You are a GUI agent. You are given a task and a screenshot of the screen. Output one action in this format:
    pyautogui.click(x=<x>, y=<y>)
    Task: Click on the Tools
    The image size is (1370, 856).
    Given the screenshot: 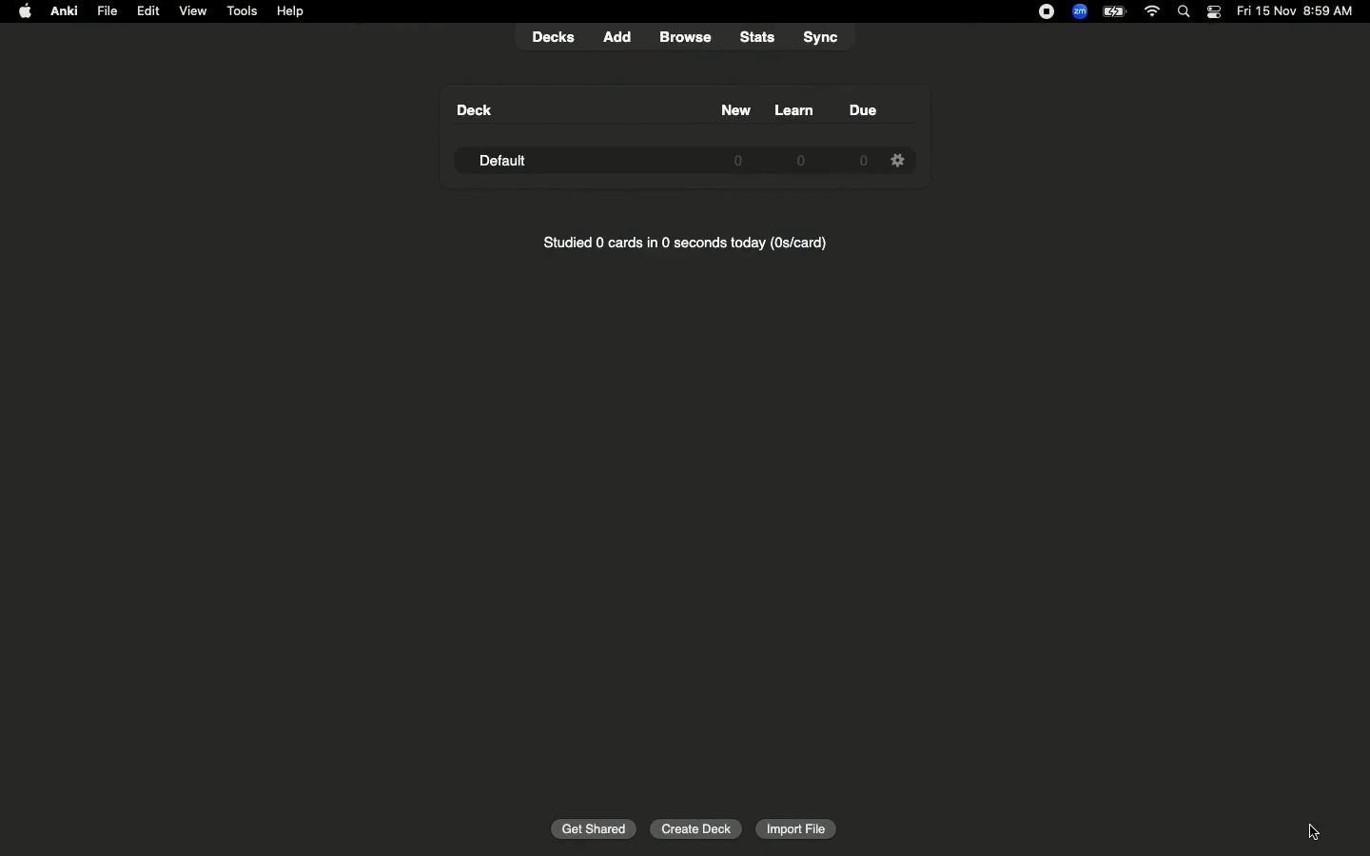 What is the action you would take?
    pyautogui.click(x=241, y=11)
    